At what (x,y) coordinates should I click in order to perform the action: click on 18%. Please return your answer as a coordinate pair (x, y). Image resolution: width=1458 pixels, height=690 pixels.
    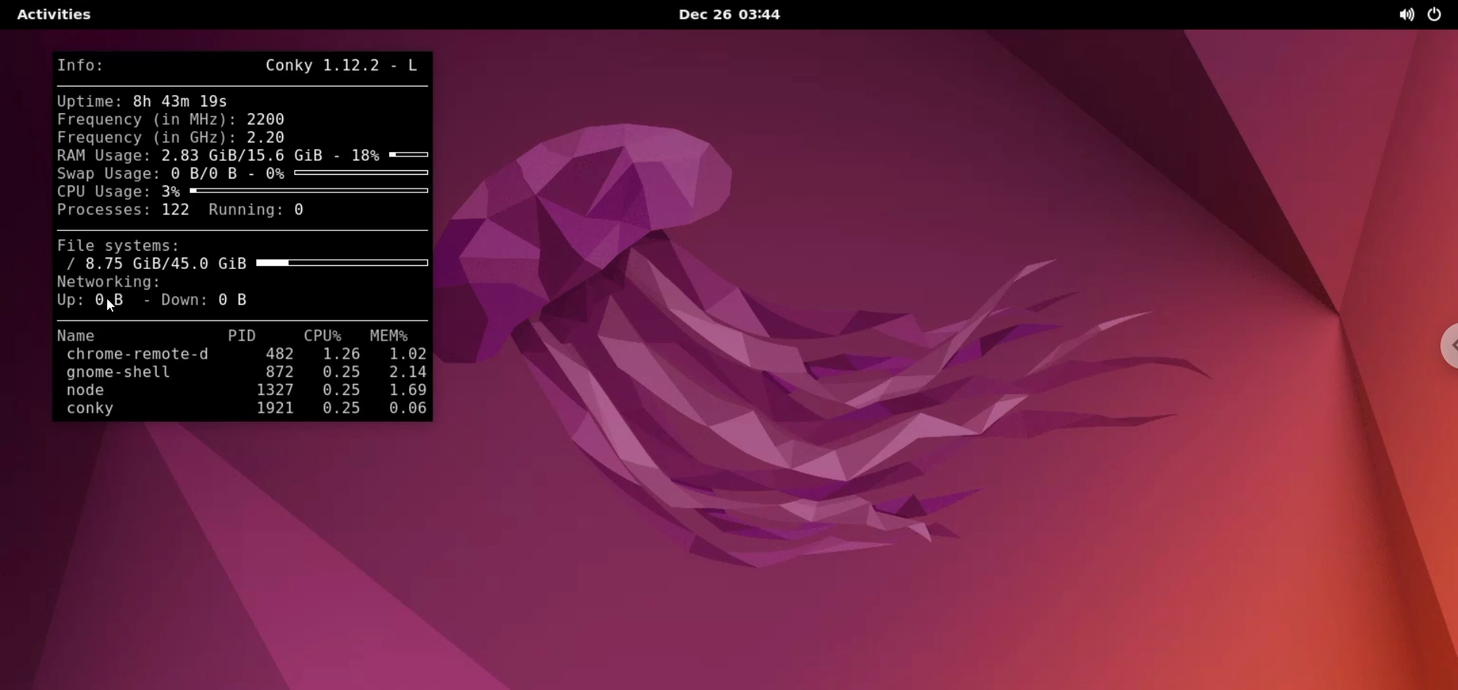
    Looking at the image, I should click on (391, 155).